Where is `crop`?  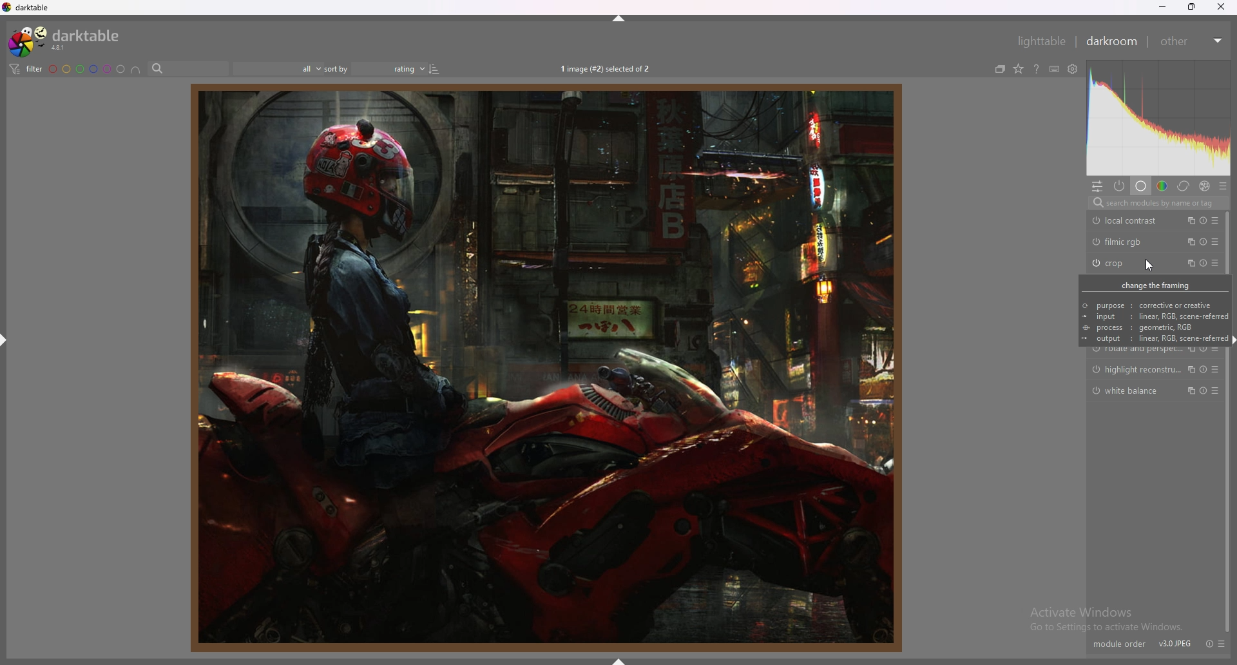 crop is located at coordinates (1129, 264).